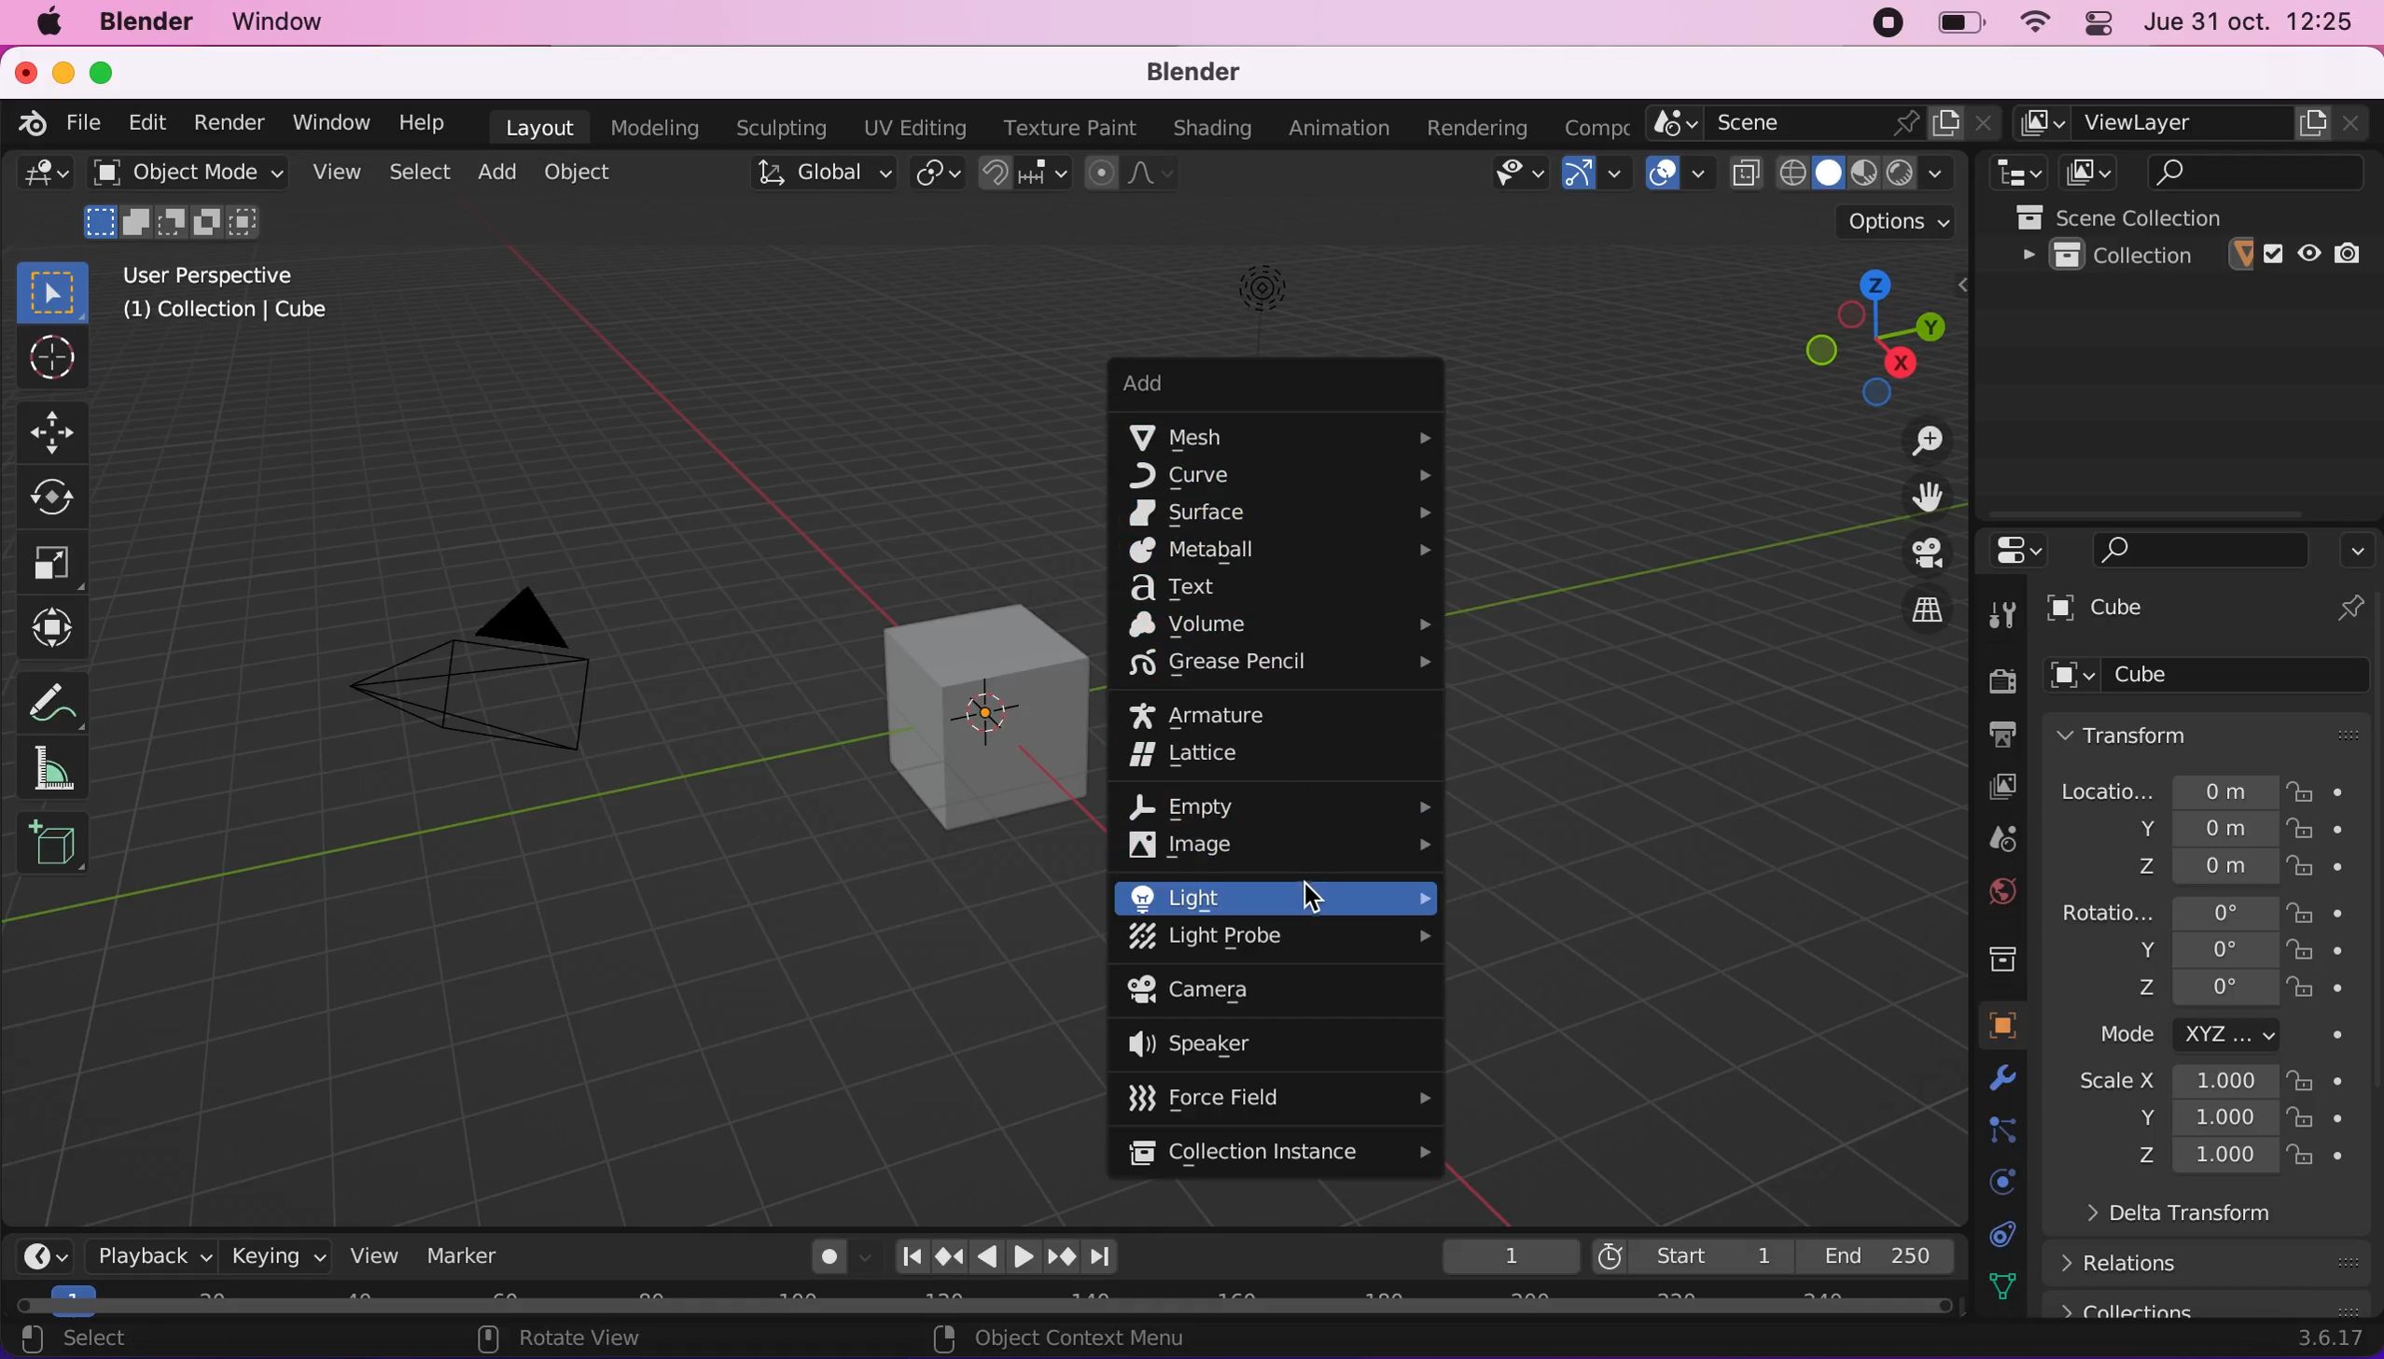 The height and width of the screenshot is (1359, 2384). Describe the element at coordinates (2012, 550) in the screenshot. I see `editor type` at that location.